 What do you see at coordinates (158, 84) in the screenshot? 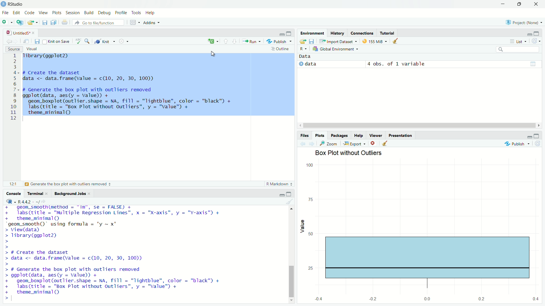
I see `Tibrary(ggplot2)

# Create the dataset

data <- data.frame(value = c(10, 20, 30, 100))

# Generate the box plot with outliers removed ii

ggplot(data, aes(y = Valued) +
geom_boxplot(outlier.shape = NA, fill = "lightblue", color = "black") +
labs (title = "Box Plot without outliers", y = "value") +
theme_minimal)` at bounding box center [158, 84].